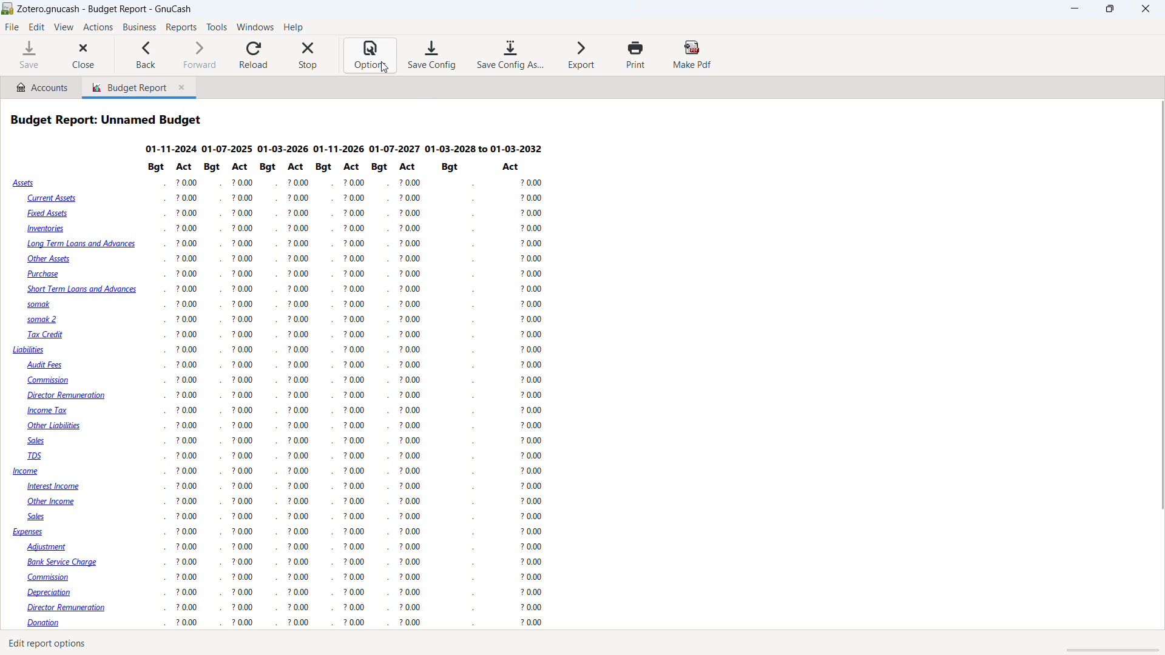  I want to click on Sales, so click(42, 442).